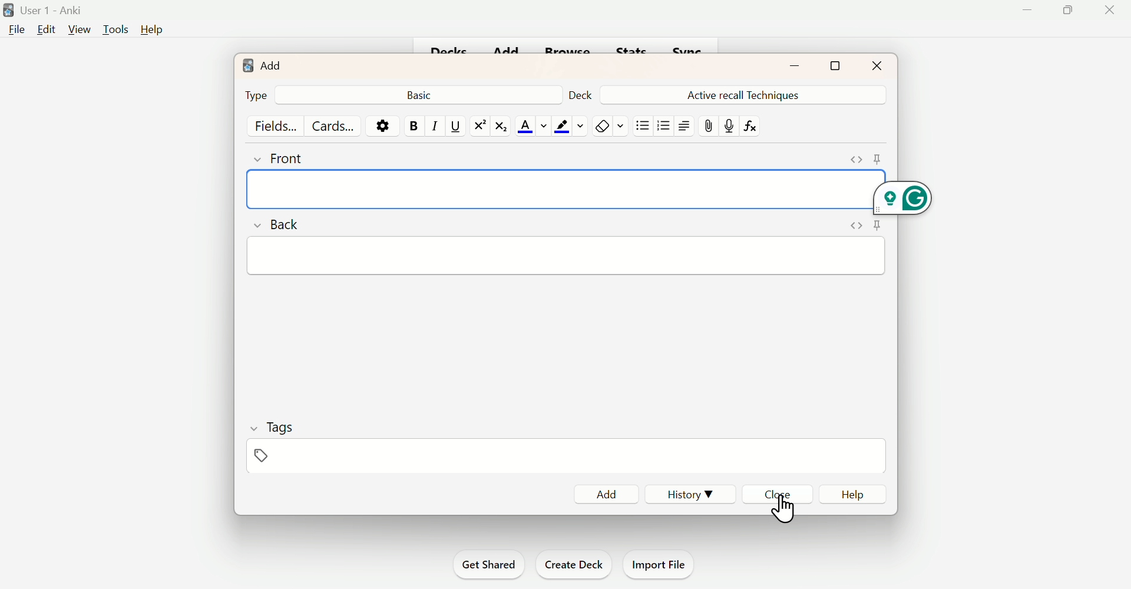 This screenshot has width=1131, height=589. I want to click on Italiac, so click(431, 125).